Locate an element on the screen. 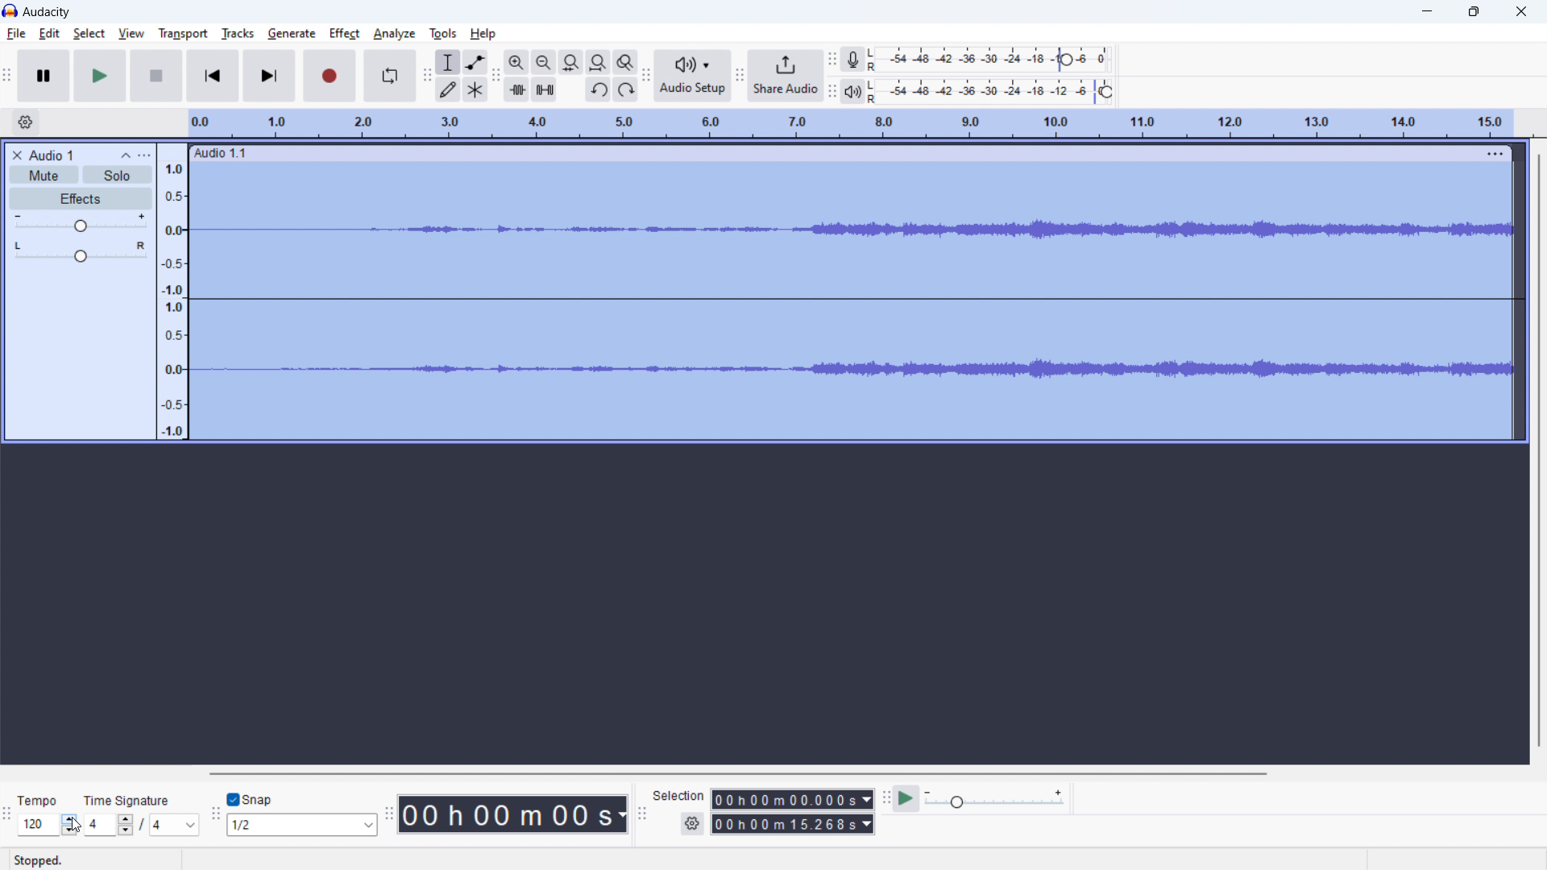 Image resolution: width=1547 pixels, height=870 pixels. horizontal scrollbar is located at coordinates (733, 777).